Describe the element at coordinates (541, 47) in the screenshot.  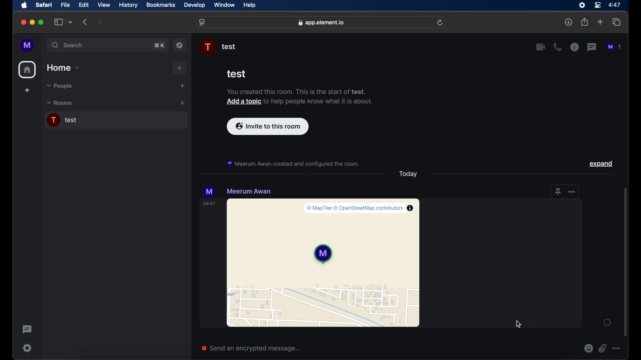
I see `video call` at that location.